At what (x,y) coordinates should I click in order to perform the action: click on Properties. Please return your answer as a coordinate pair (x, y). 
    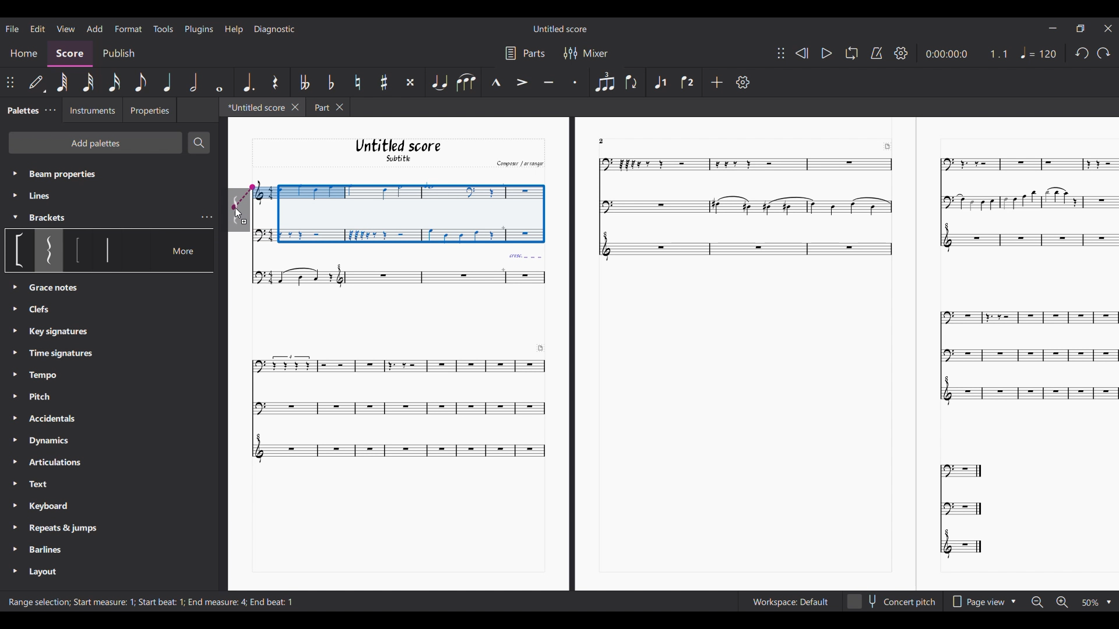
    Looking at the image, I should click on (149, 109).